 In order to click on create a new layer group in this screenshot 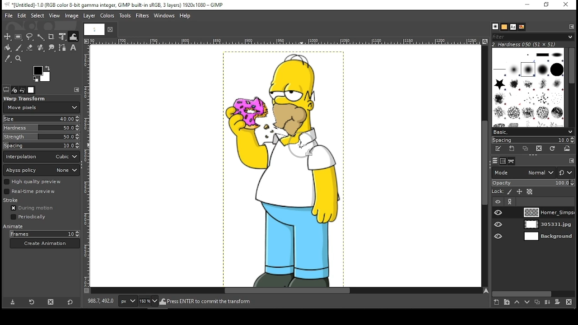, I will do `click(508, 303)`.